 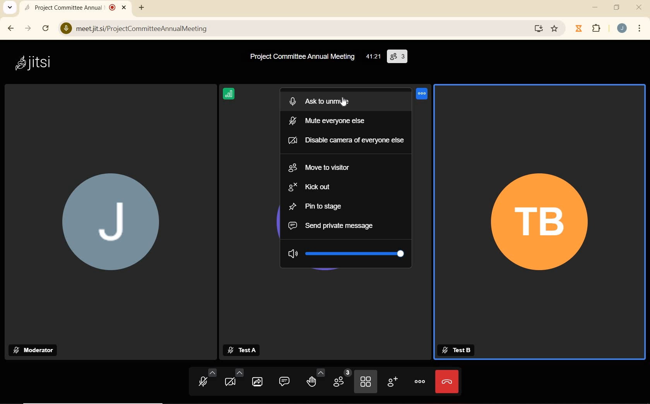 What do you see at coordinates (317, 206) in the screenshot?
I see `PIN TO STAGE` at bounding box center [317, 206].